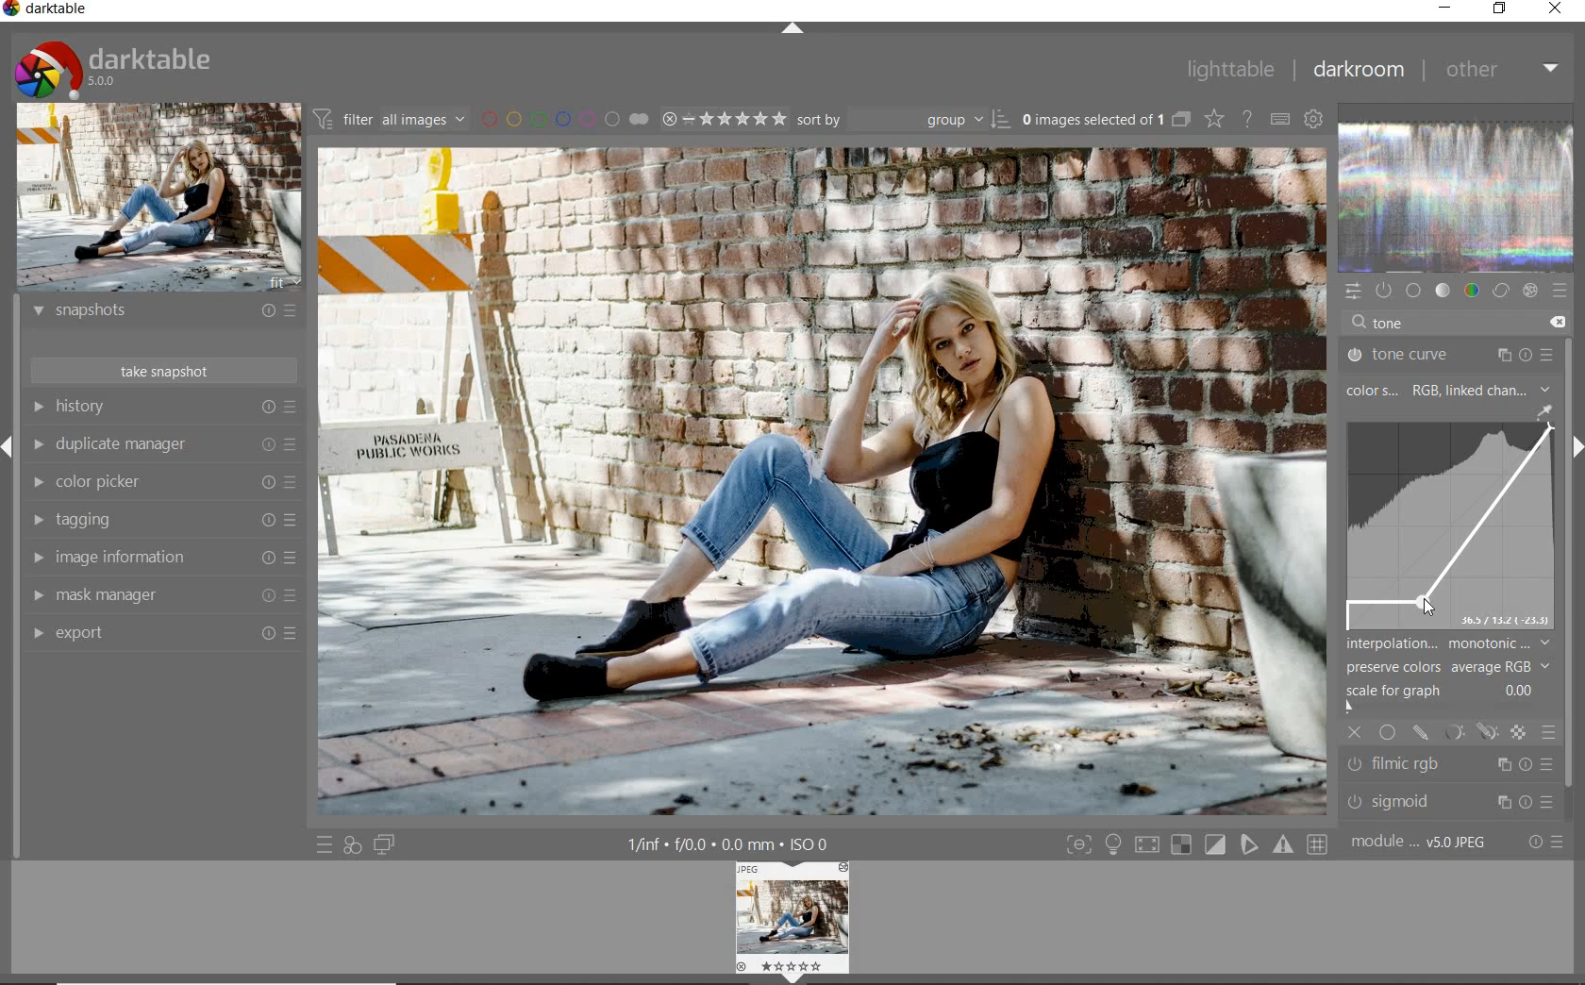 The height and width of the screenshot is (985, 1585). What do you see at coordinates (1440, 696) in the screenshot?
I see `scale for graph` at bounding box center [1440, 696].